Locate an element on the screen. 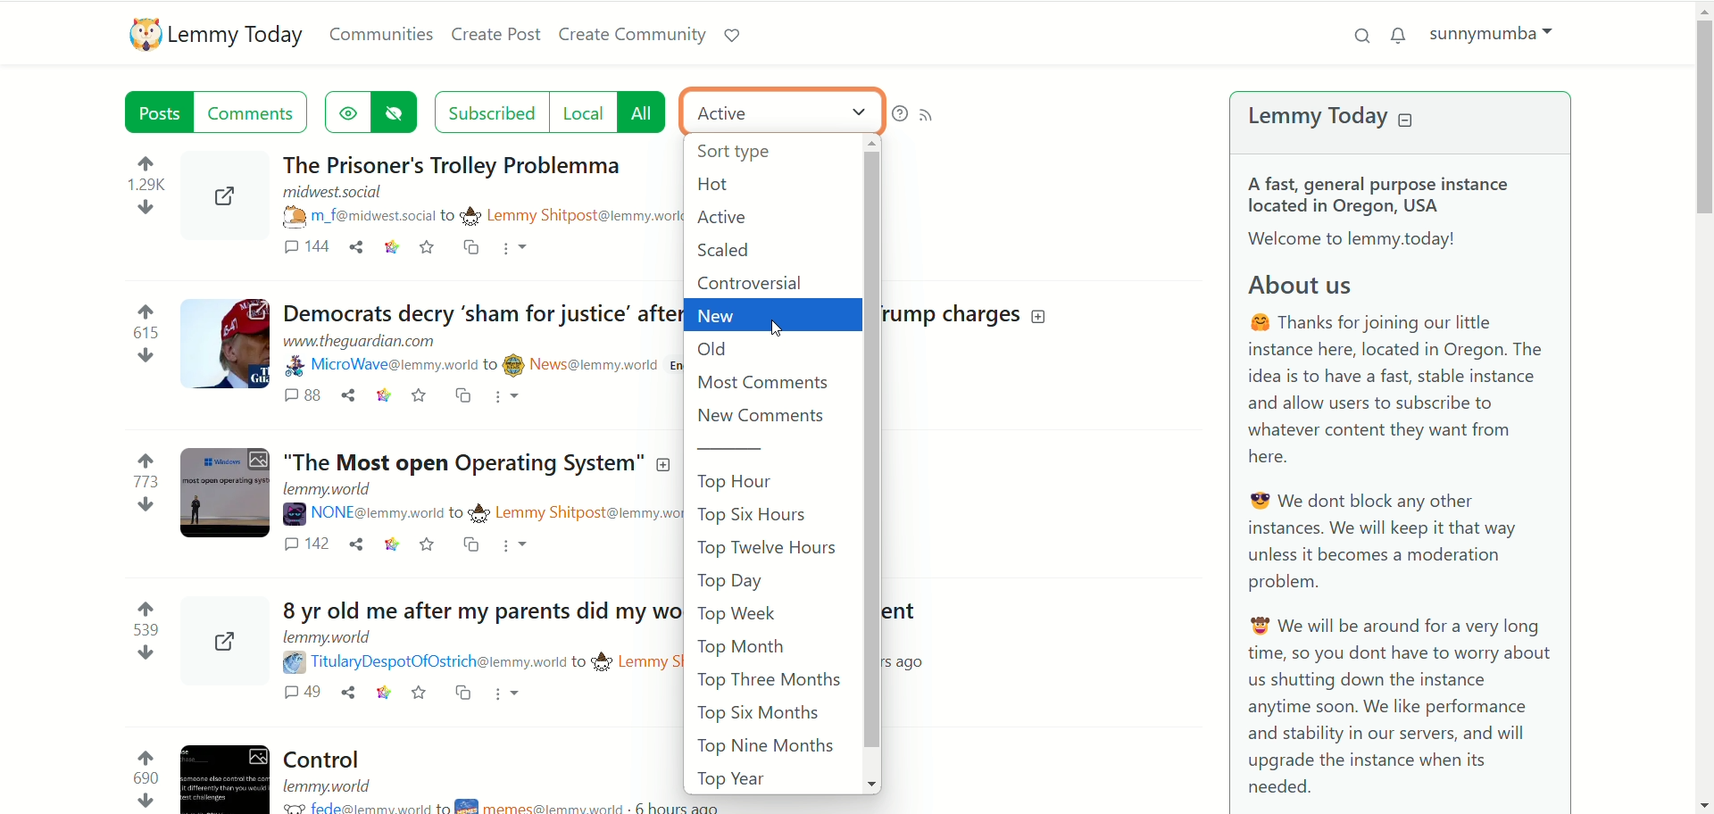 The image size is (1714, 814). MicroWave@lemmy.world to News@lemmy.world is located at coordinates (473, 366).